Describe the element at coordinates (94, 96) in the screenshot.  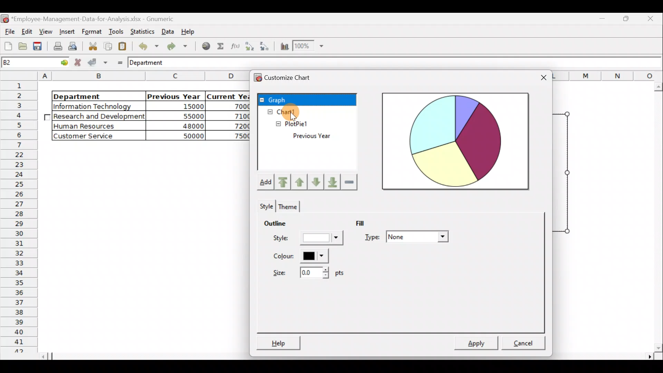
I see `Department` at that location.